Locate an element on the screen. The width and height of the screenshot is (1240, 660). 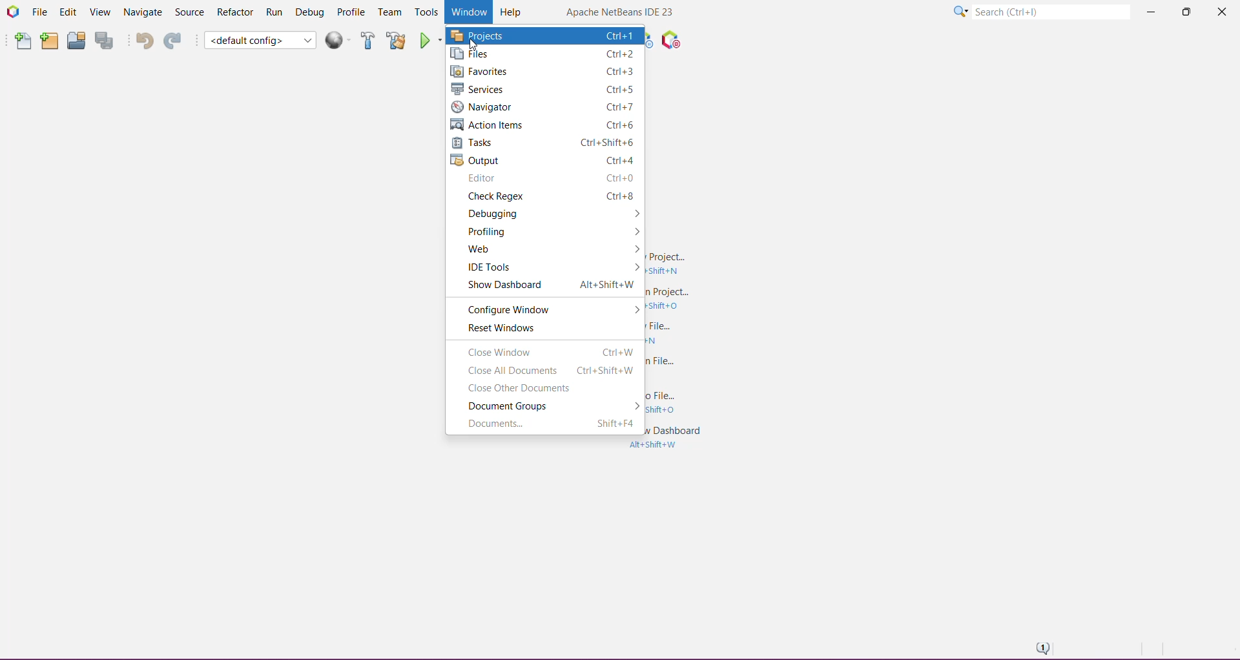
Refactor is located at coordinates (234, 13).